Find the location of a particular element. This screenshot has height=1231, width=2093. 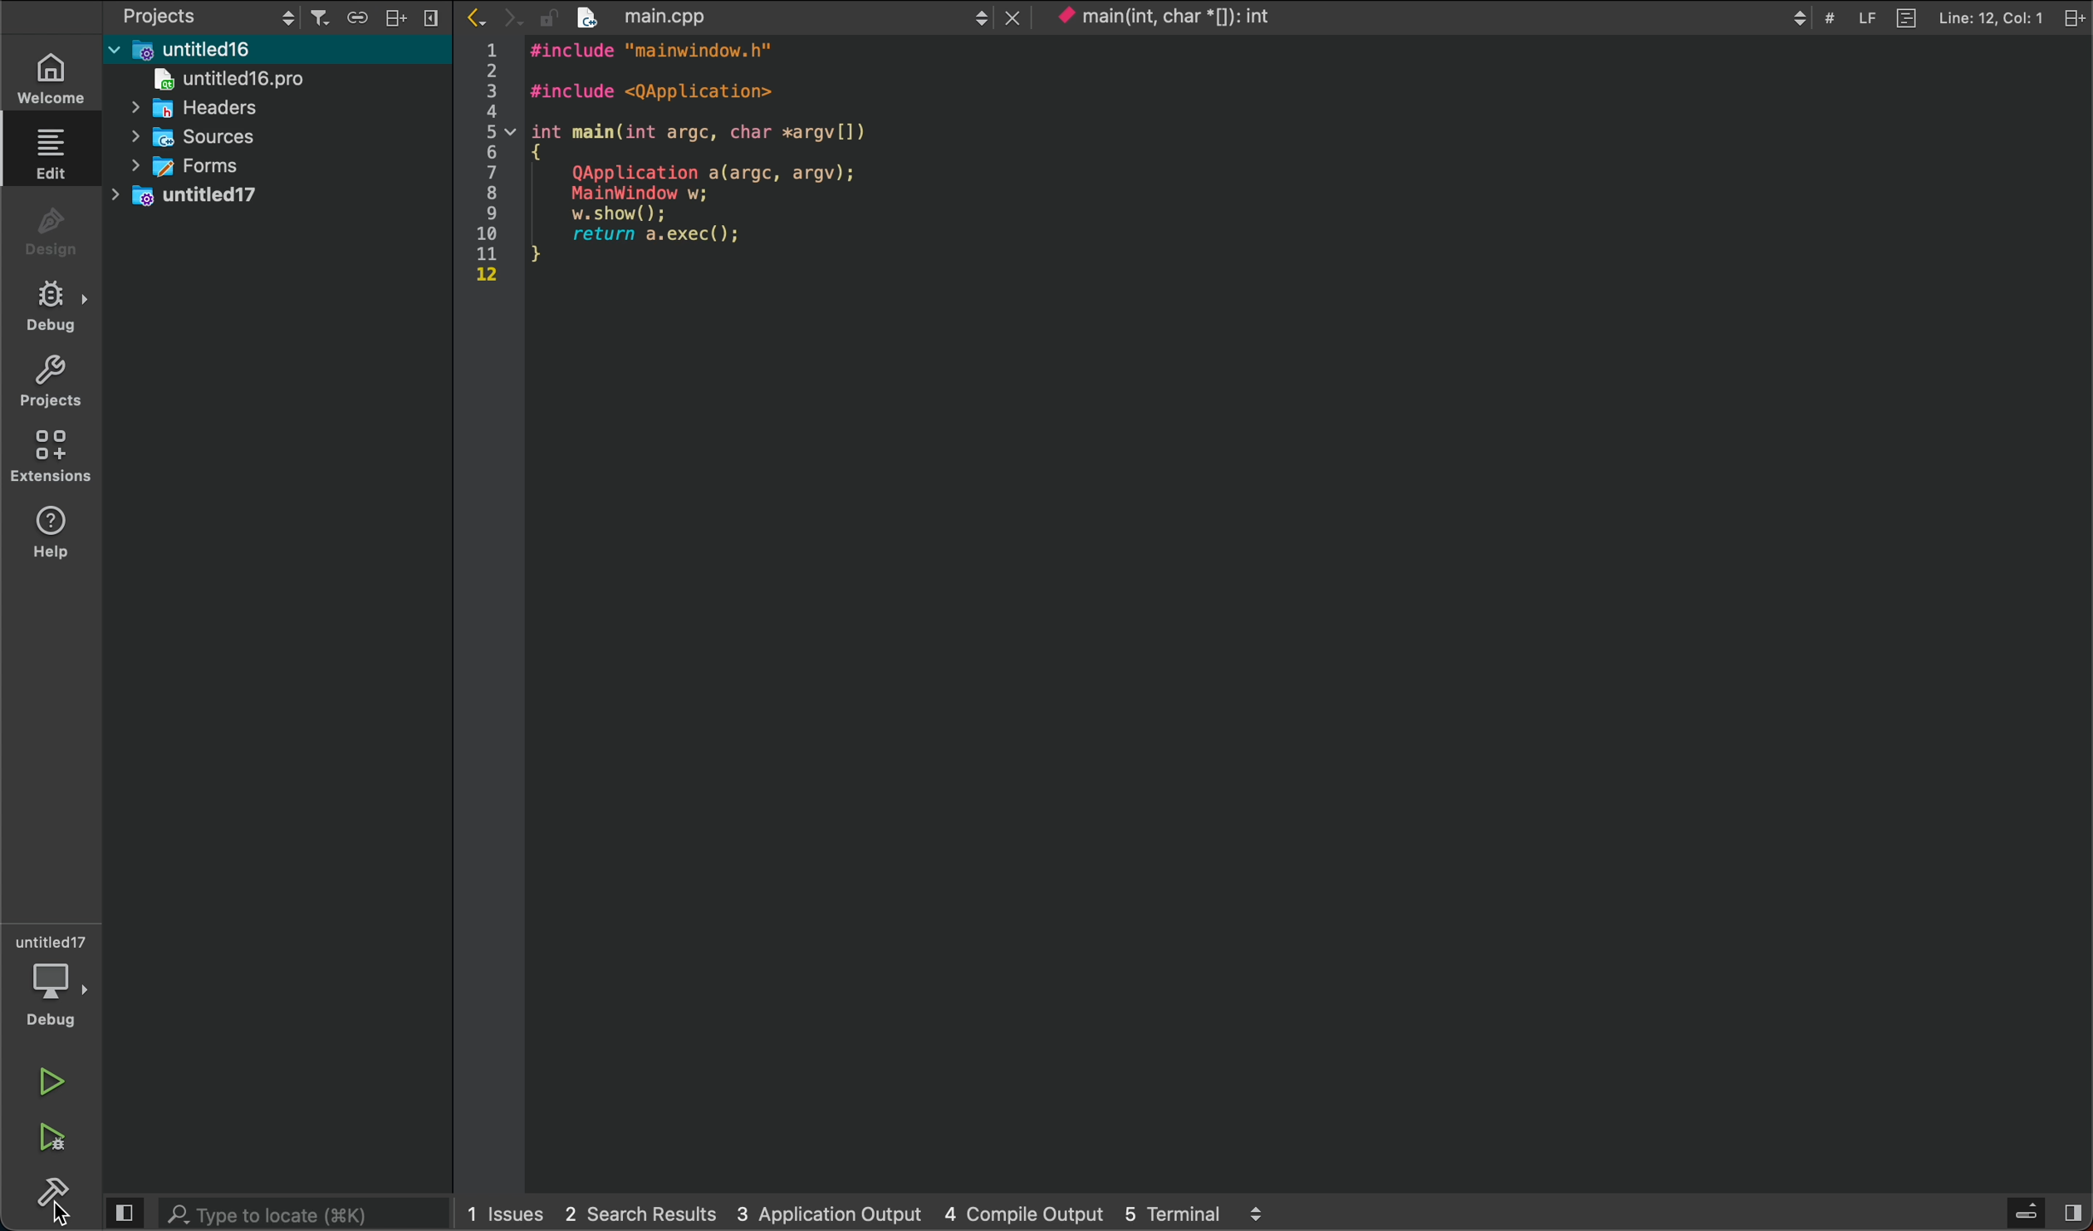

run is located at coordinates (50, 1080).